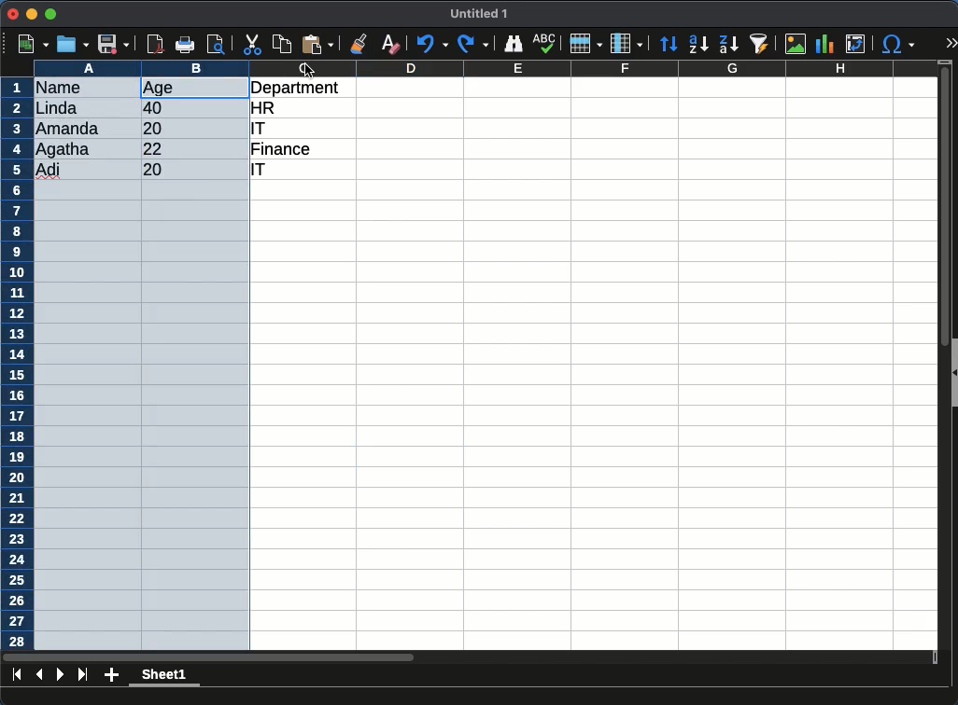 The height and width of the screenshot is (705, 958). What do you see at coordinates (762, 44) in the screenshot?
I see `sort` at bounding box center [762, 44].